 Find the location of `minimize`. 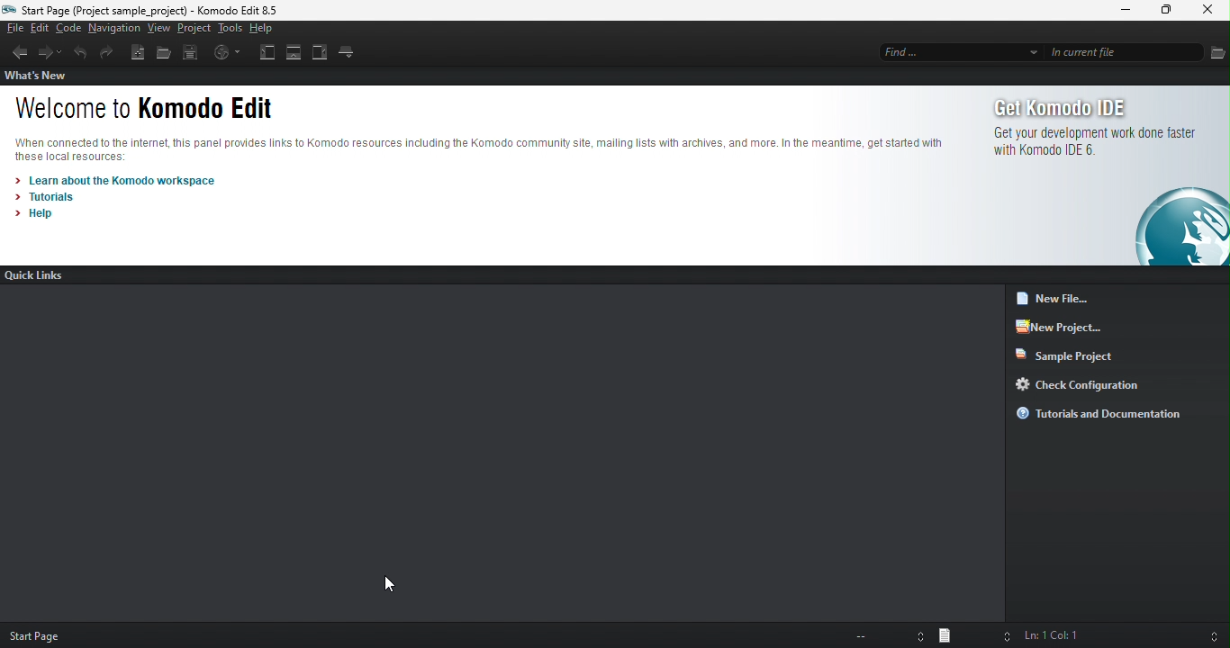

minimize is located at coordinates (1130, 10).